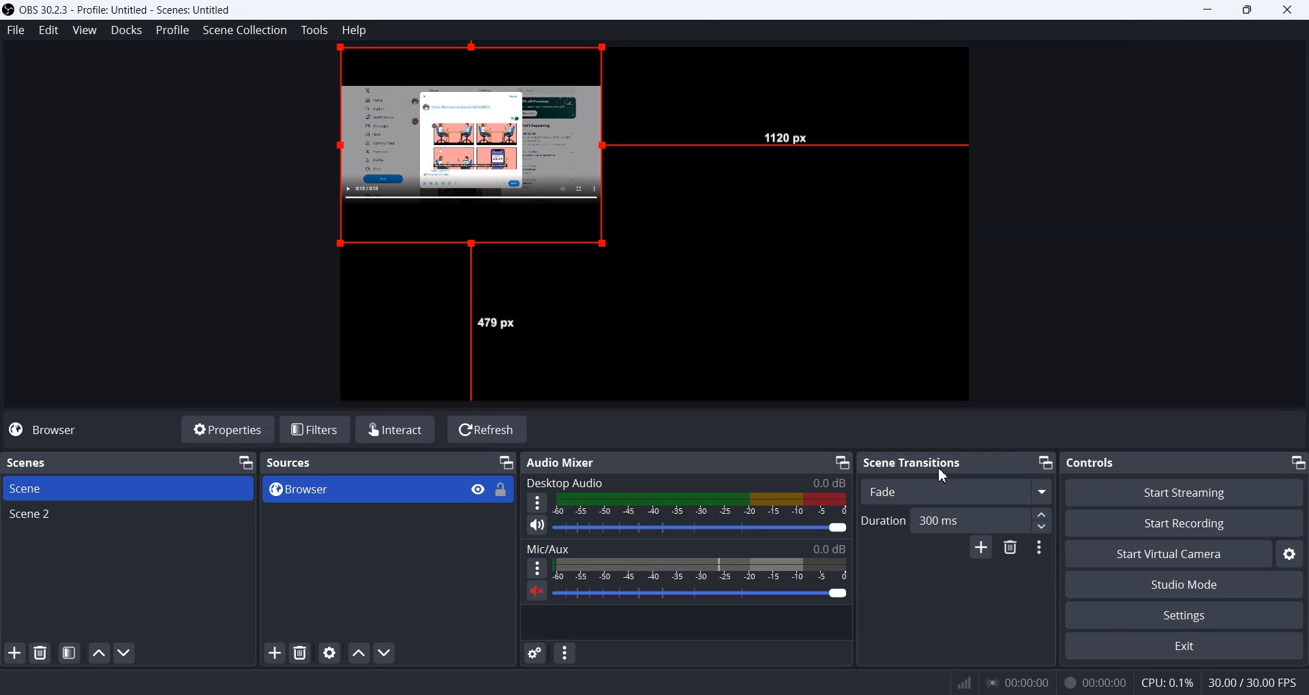  Describe the element at coordinates (98, 653) in the screenshot. I see `Move scene up` at that location.